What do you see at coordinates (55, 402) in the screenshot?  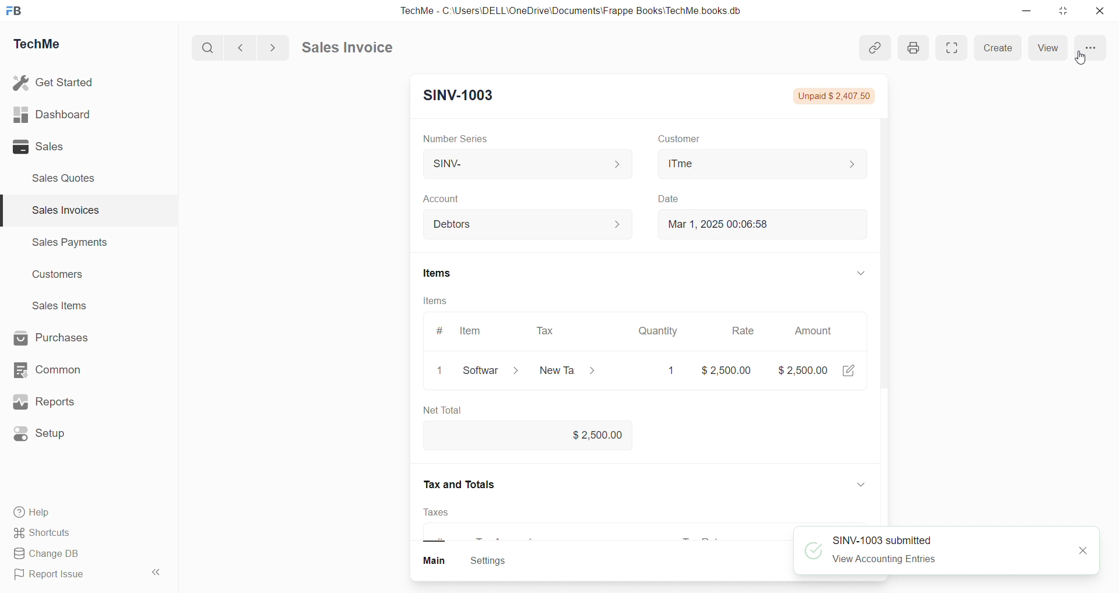 I see `ws Reports` at bounding box center [55, 402].